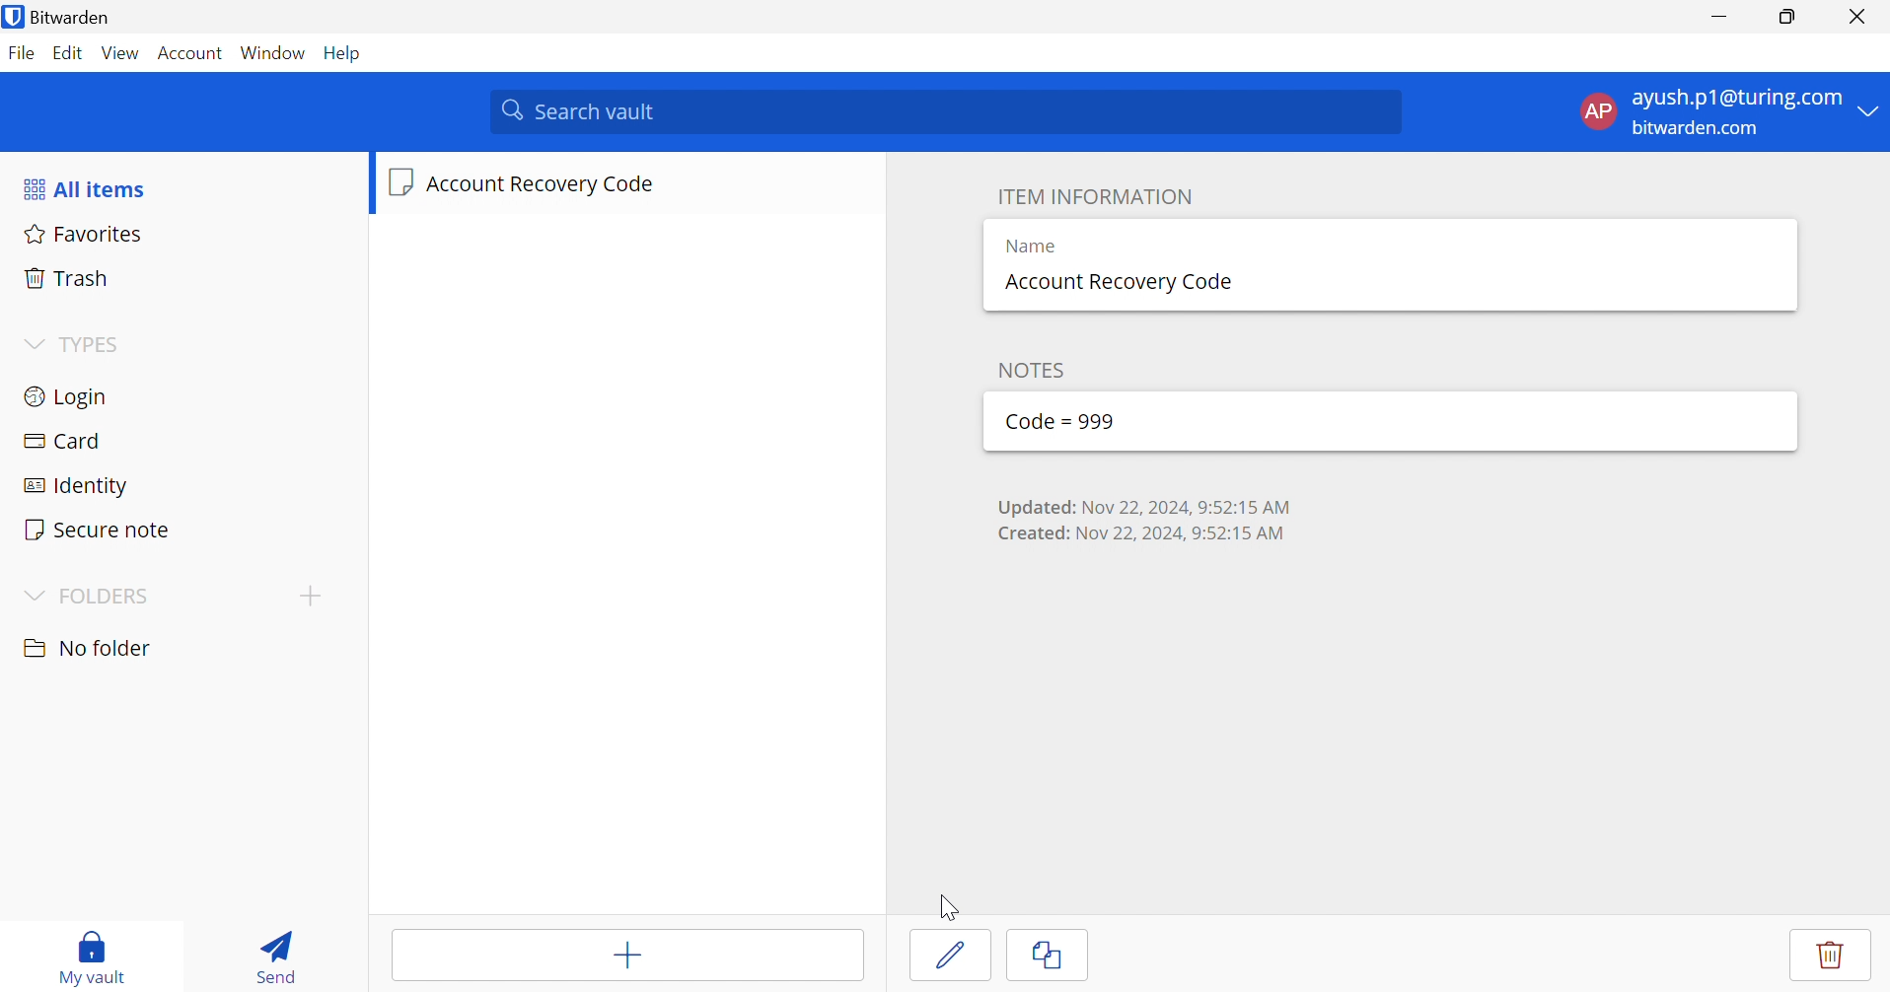  What do you see at coordinates (34, 342) in the screenshot?
I see `Dropdown` at bounding box center [34, 342].